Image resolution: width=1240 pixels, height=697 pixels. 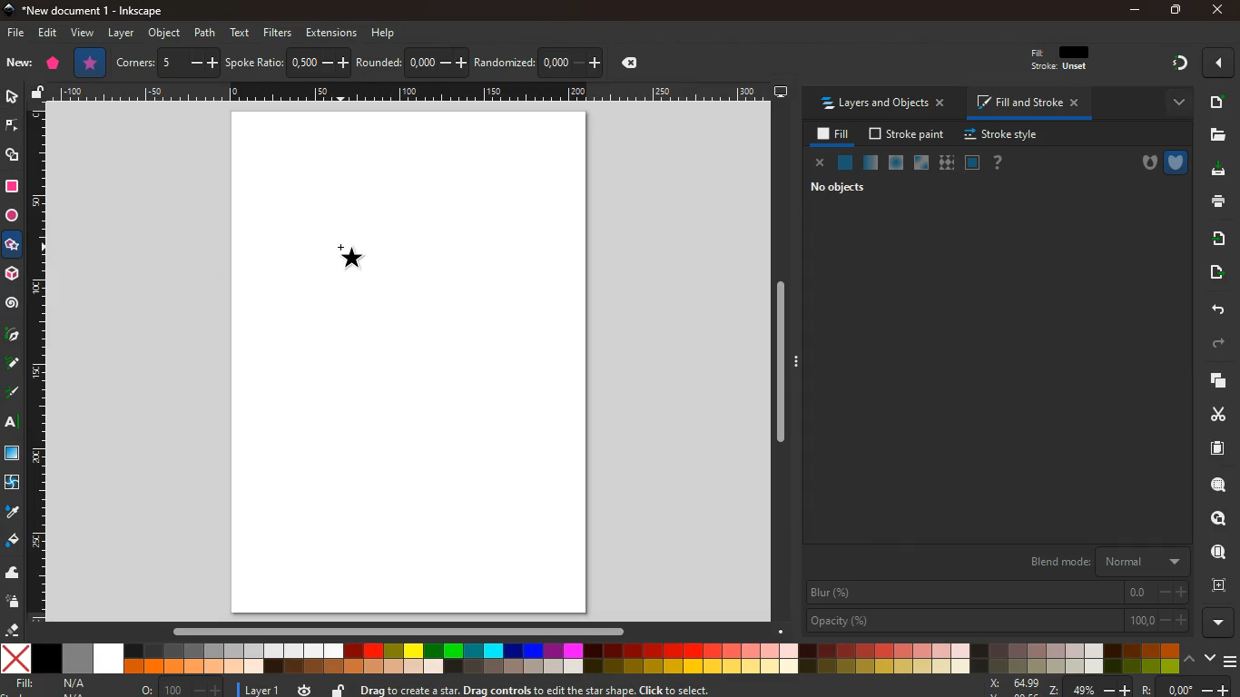 What do you see at coordinates (783, 365) in the screenshot?
I see `Vertical scroll bar` at bounding box center [783, 365].